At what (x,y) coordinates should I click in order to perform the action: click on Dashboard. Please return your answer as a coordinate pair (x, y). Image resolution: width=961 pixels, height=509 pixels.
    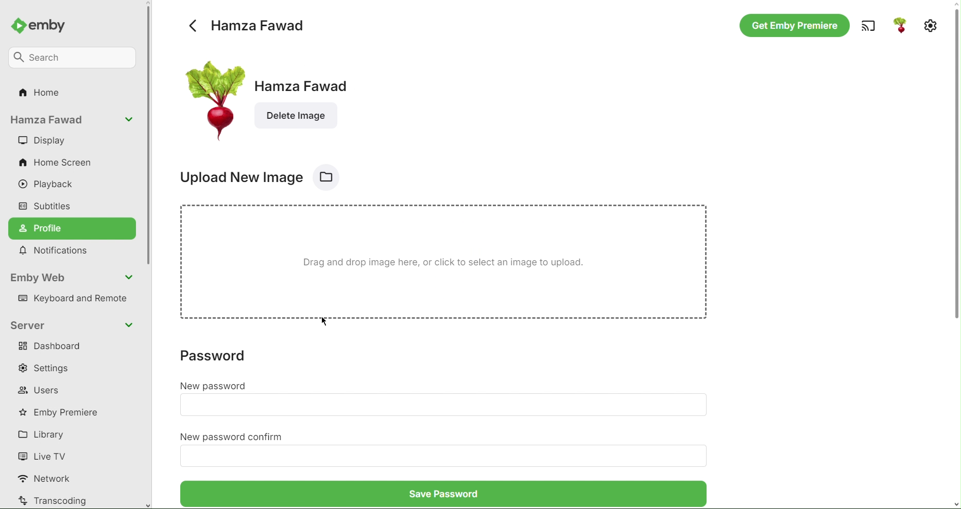
    Looking at the image, I should click on (53, 348).